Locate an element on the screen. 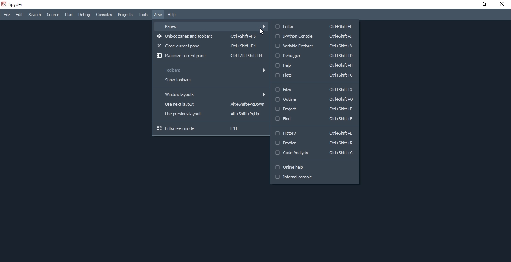 The image size is (511, 262). Internal console is located at coordinates (315, 179).